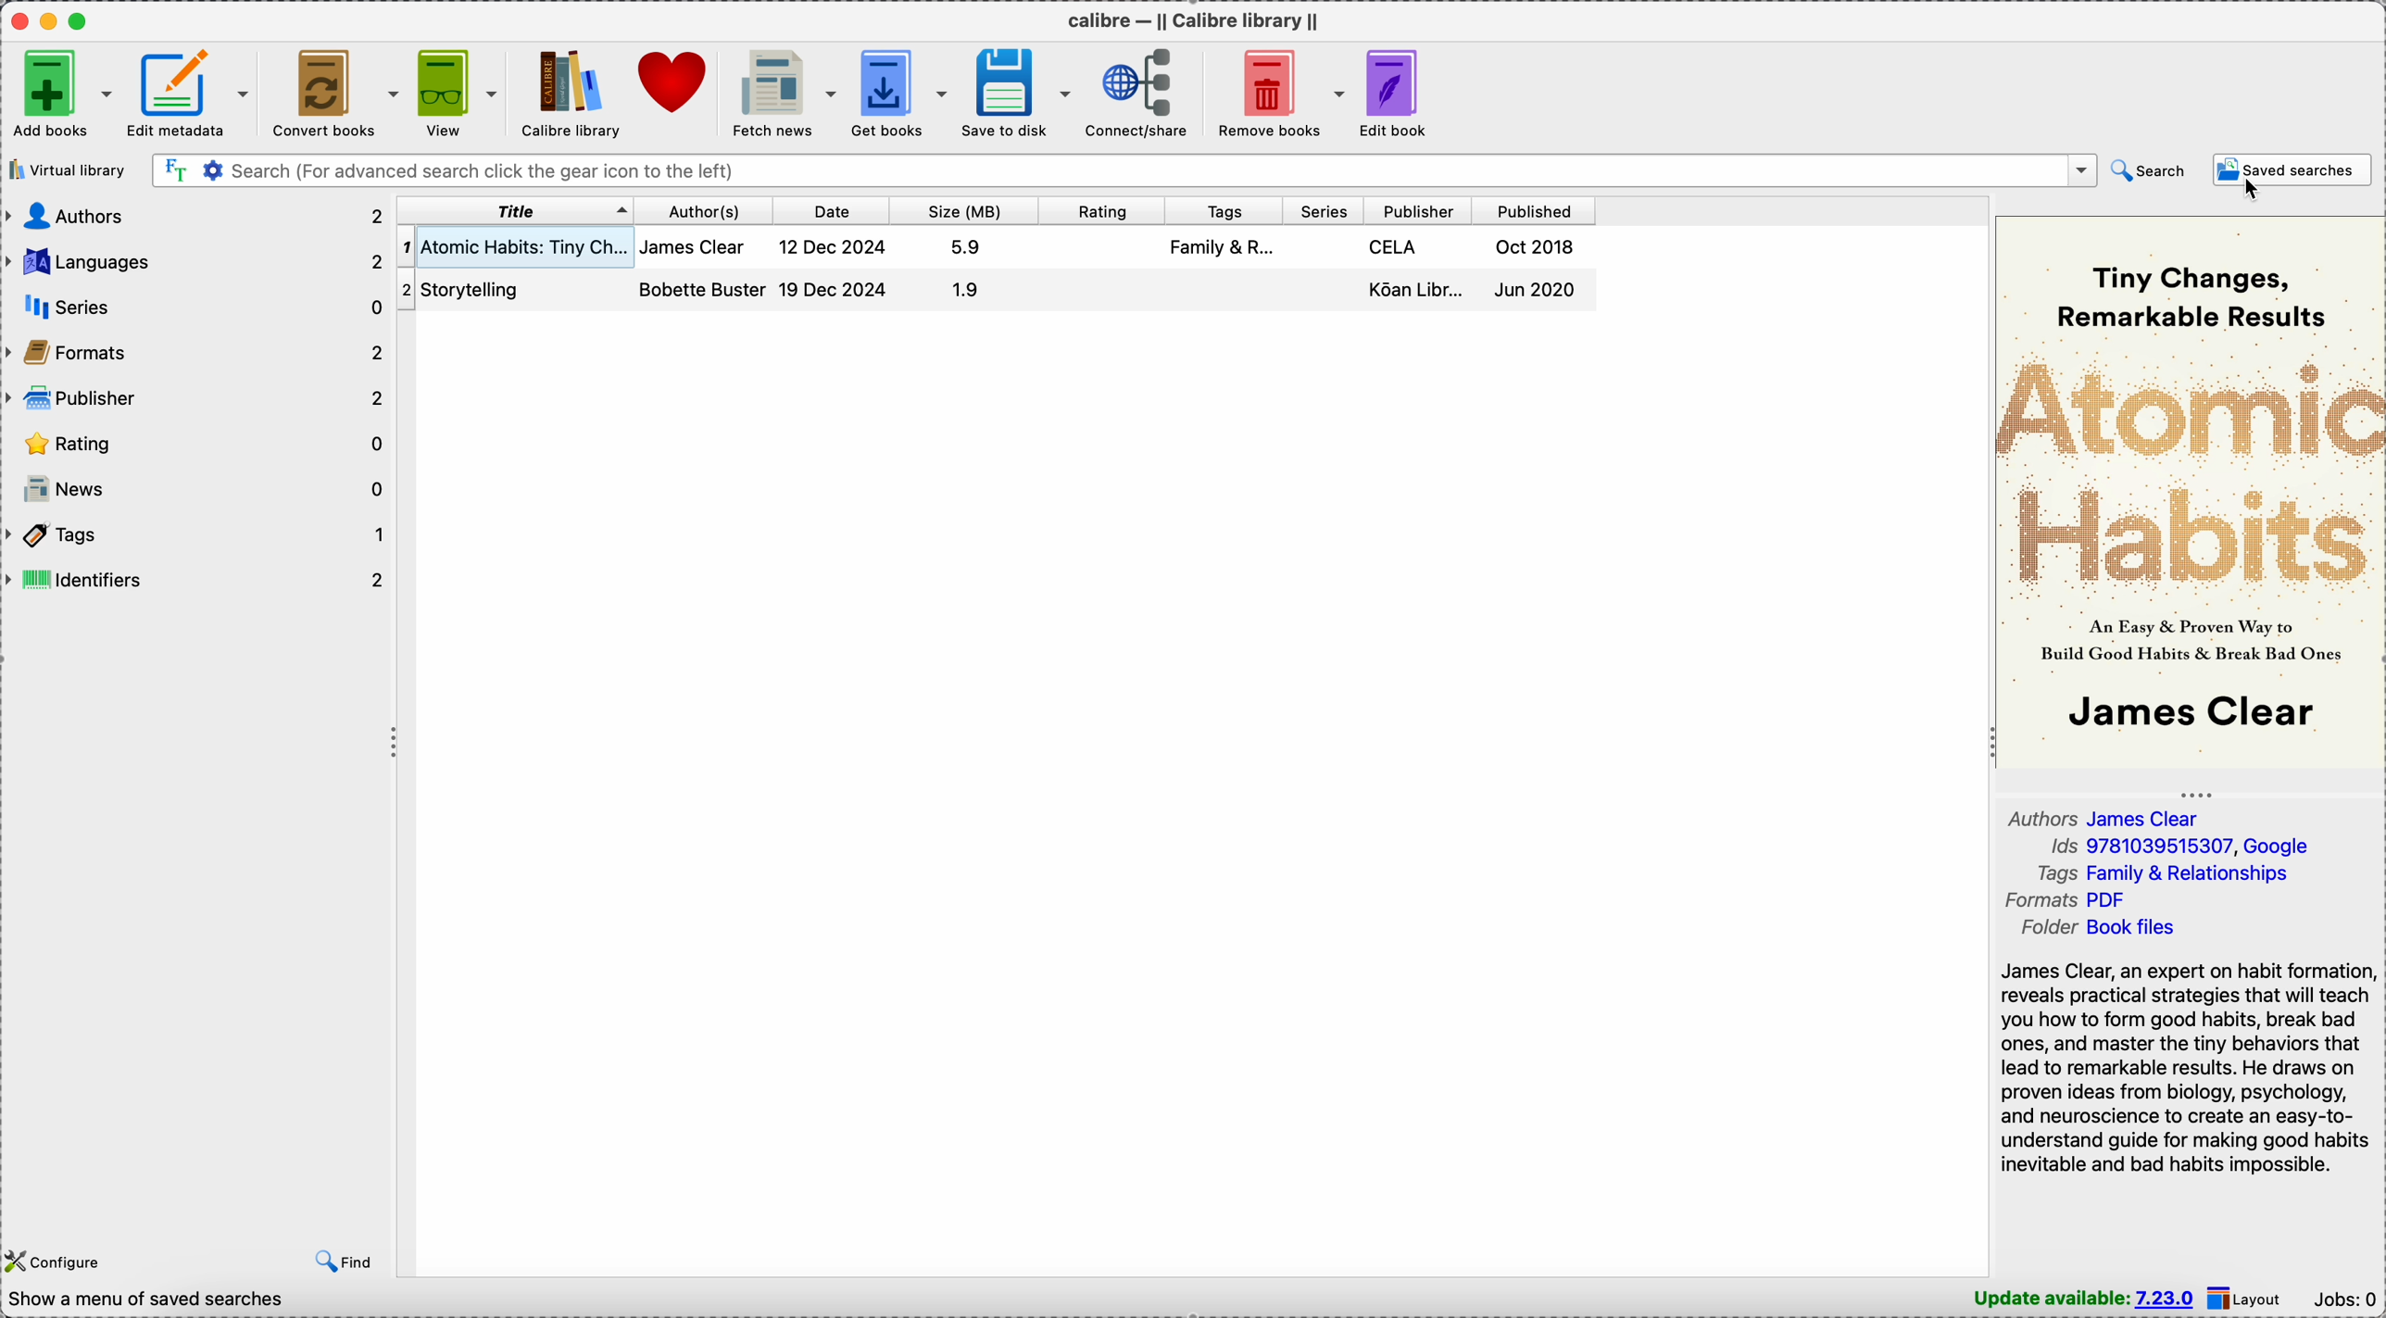  I want to click on fetch news, so click(778, 92).